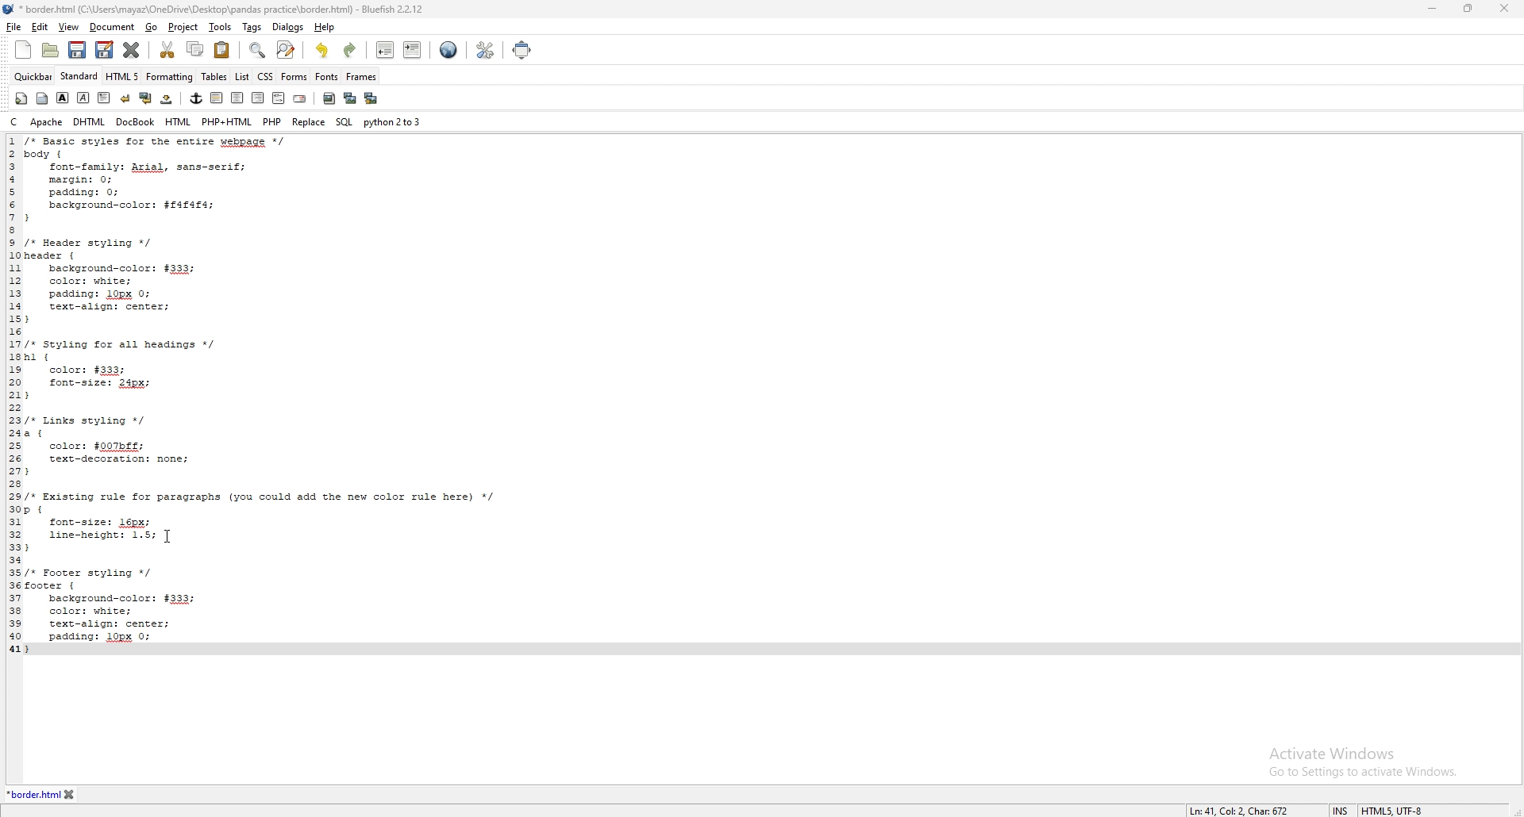  What do you see at coordinates (1395, 808) in the screenshot?
I see `HTML5, UTF-8` at bounding box center [1395, 808].